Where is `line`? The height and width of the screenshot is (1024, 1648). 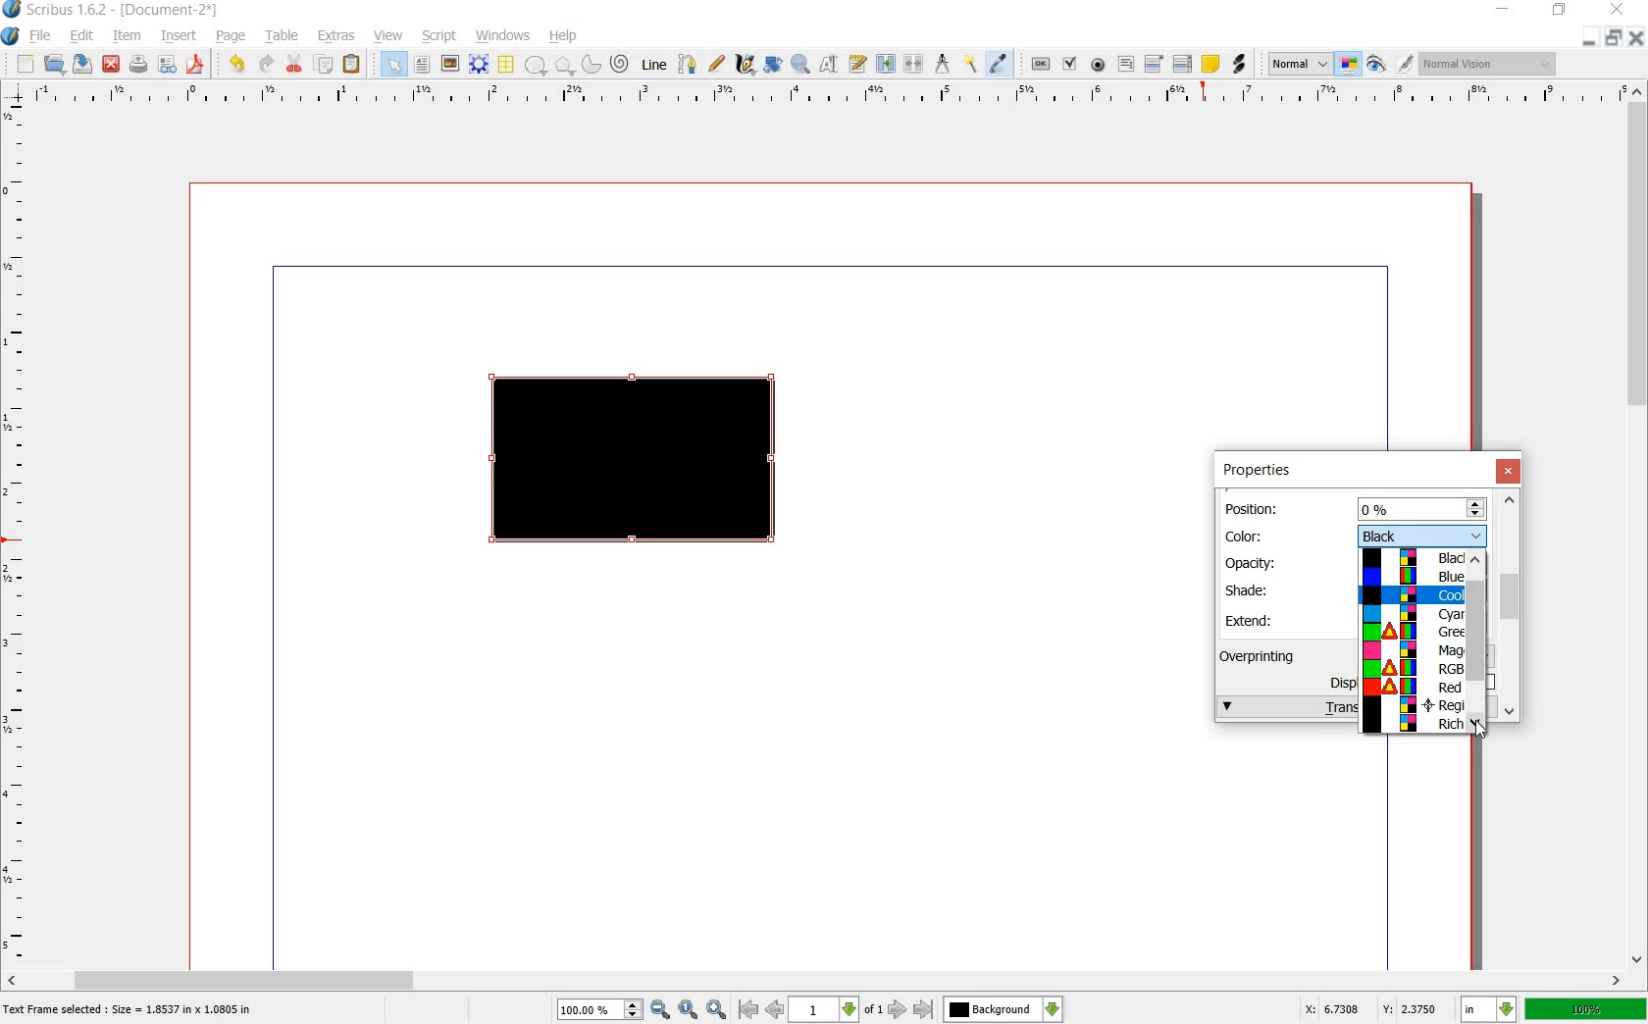 line is located at coordinates (656, 66).